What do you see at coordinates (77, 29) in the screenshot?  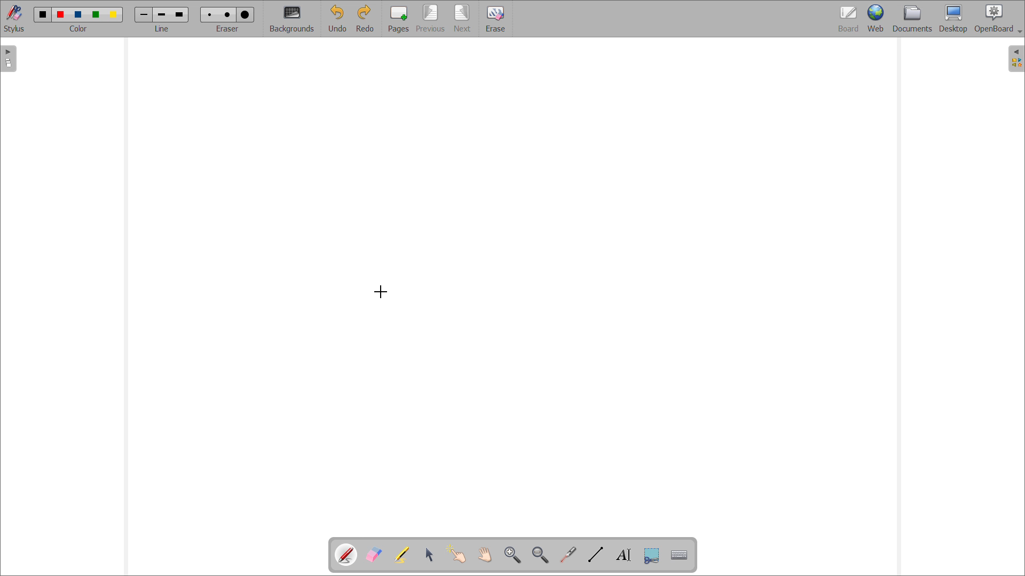 I see `select color` at bounding box center [77, 29].